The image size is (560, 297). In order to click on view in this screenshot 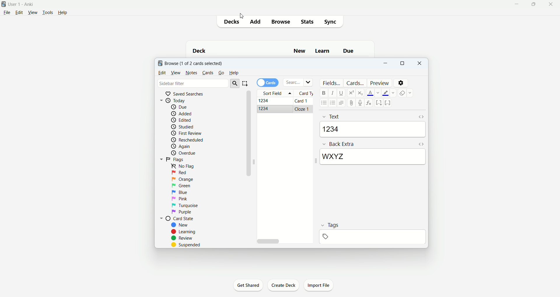, I will do `click(33, 13)`.